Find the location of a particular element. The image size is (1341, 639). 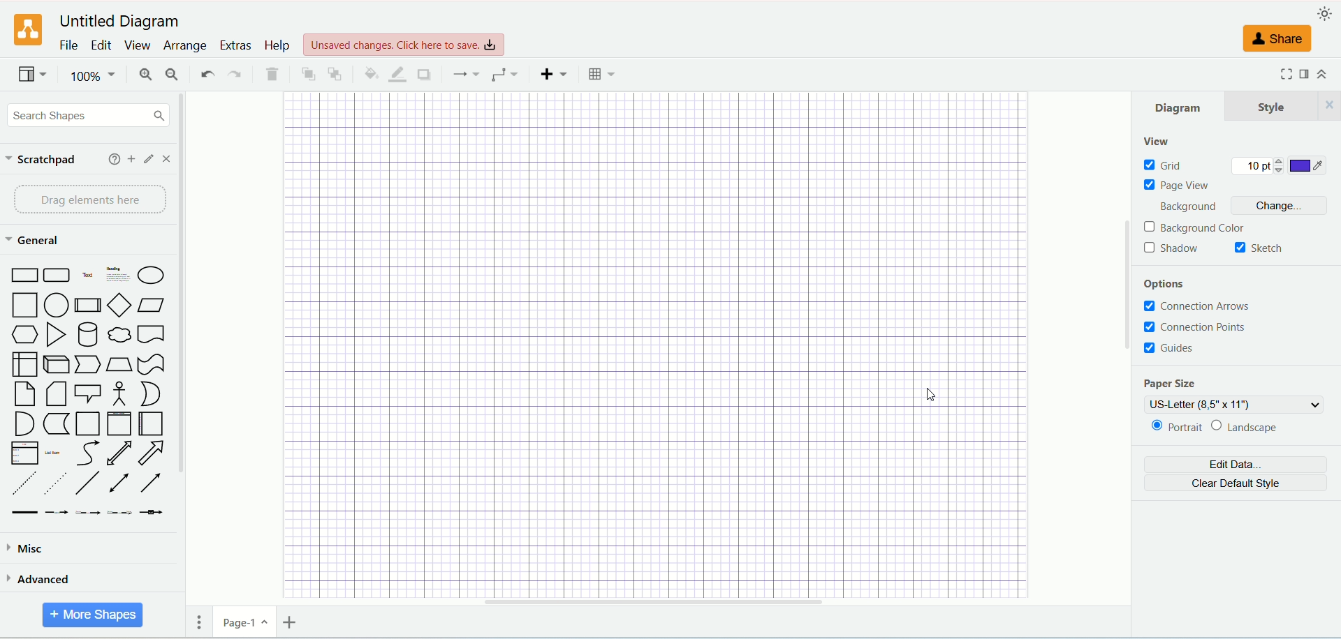

collapse/expand is located at coordinates (1322, 75).